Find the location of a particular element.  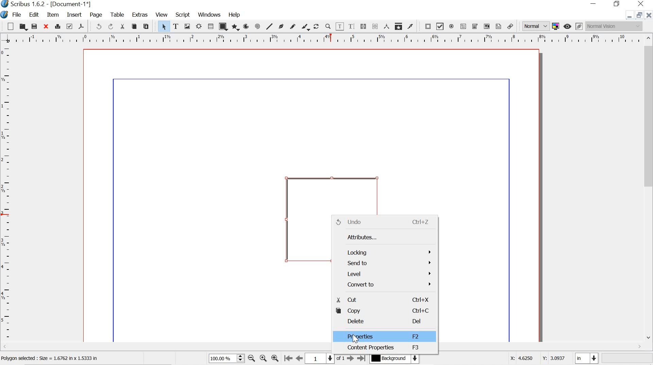

RESTORE DOWN is located at coordinates (638, 16).